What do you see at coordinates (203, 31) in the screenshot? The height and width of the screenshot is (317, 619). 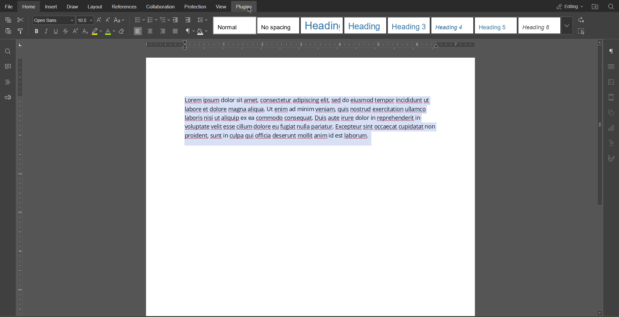 I see `Fill Color` at bounding box center [203, 31].